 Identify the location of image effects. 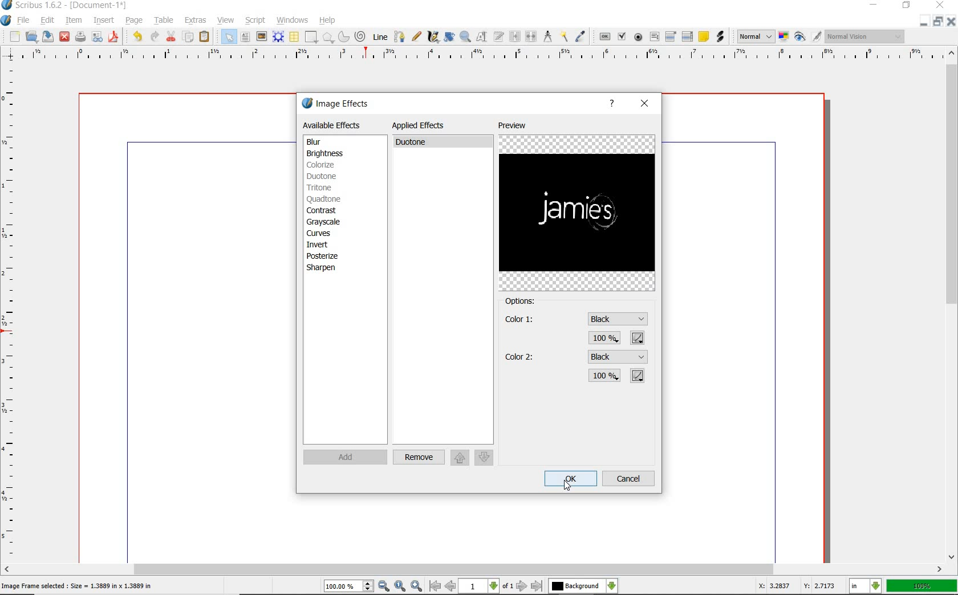
(338, 104).